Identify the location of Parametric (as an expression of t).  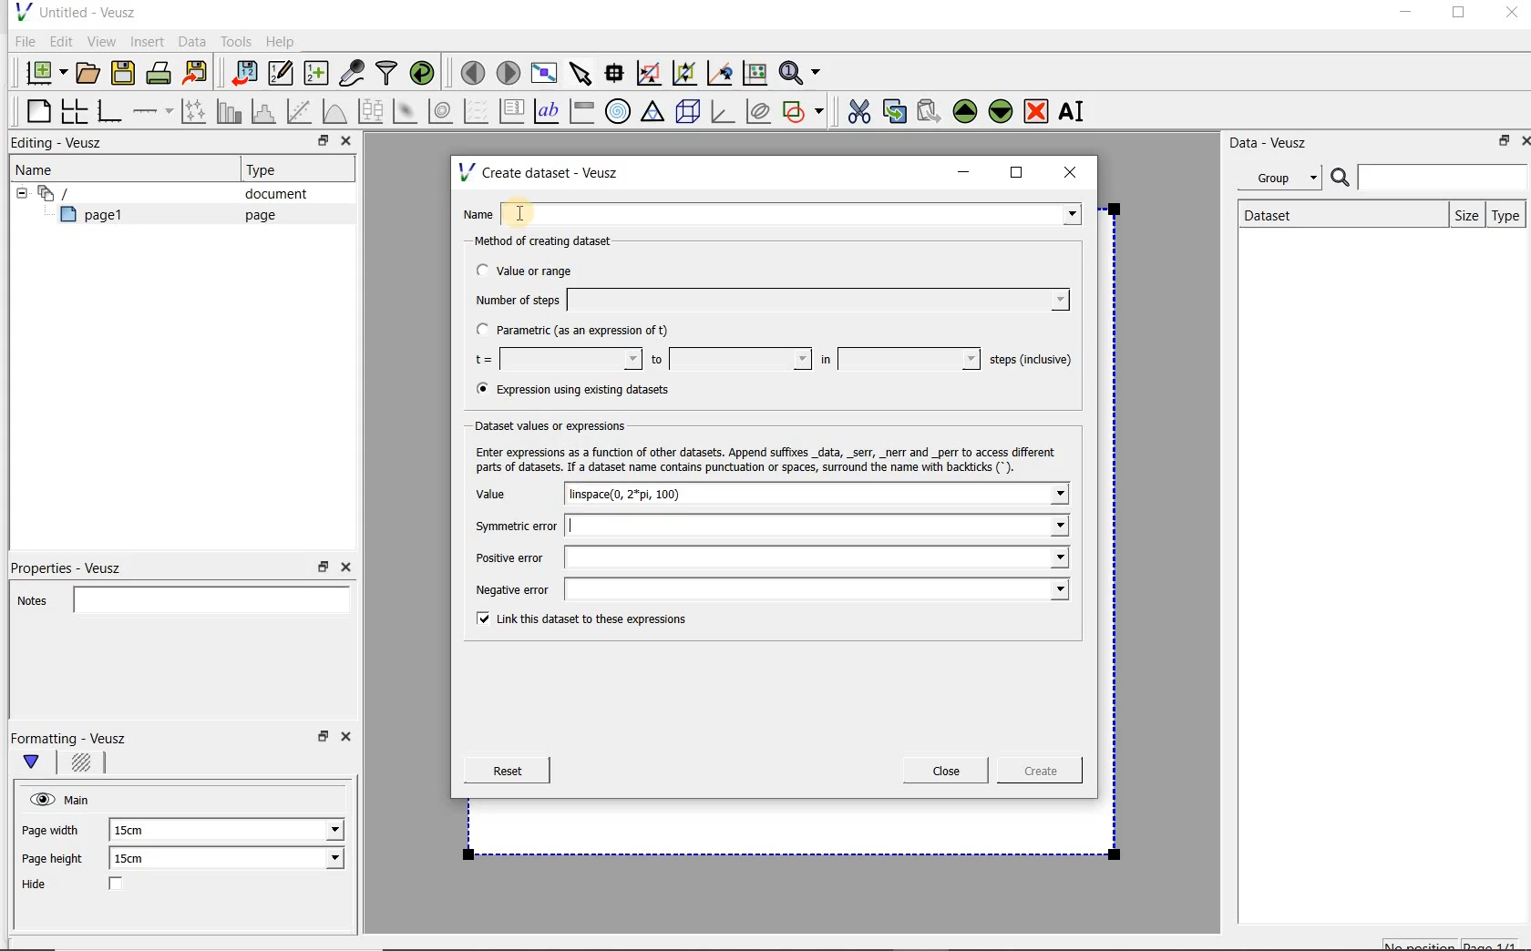
(581, 331).